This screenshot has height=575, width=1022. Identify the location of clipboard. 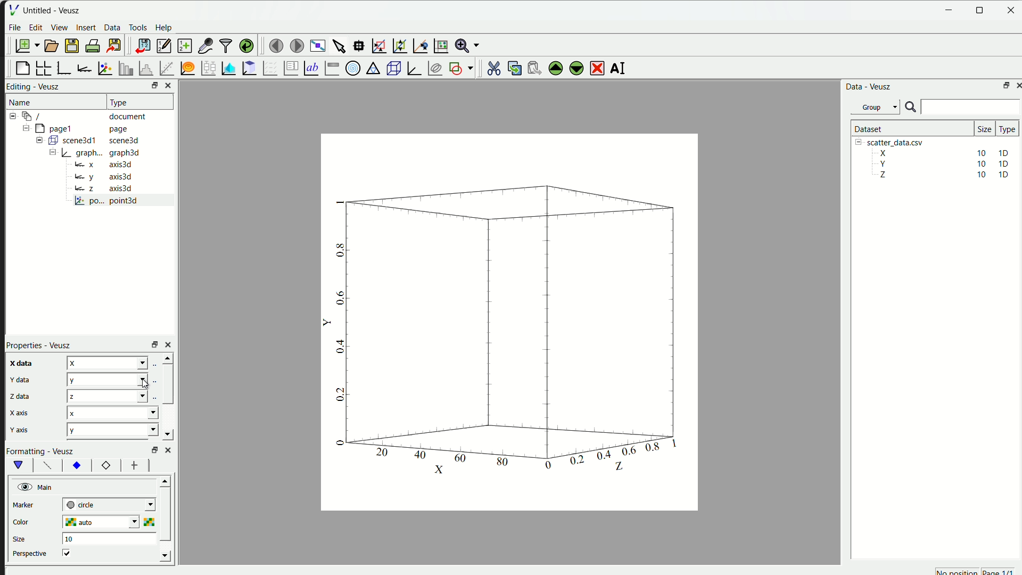
(248, 68).